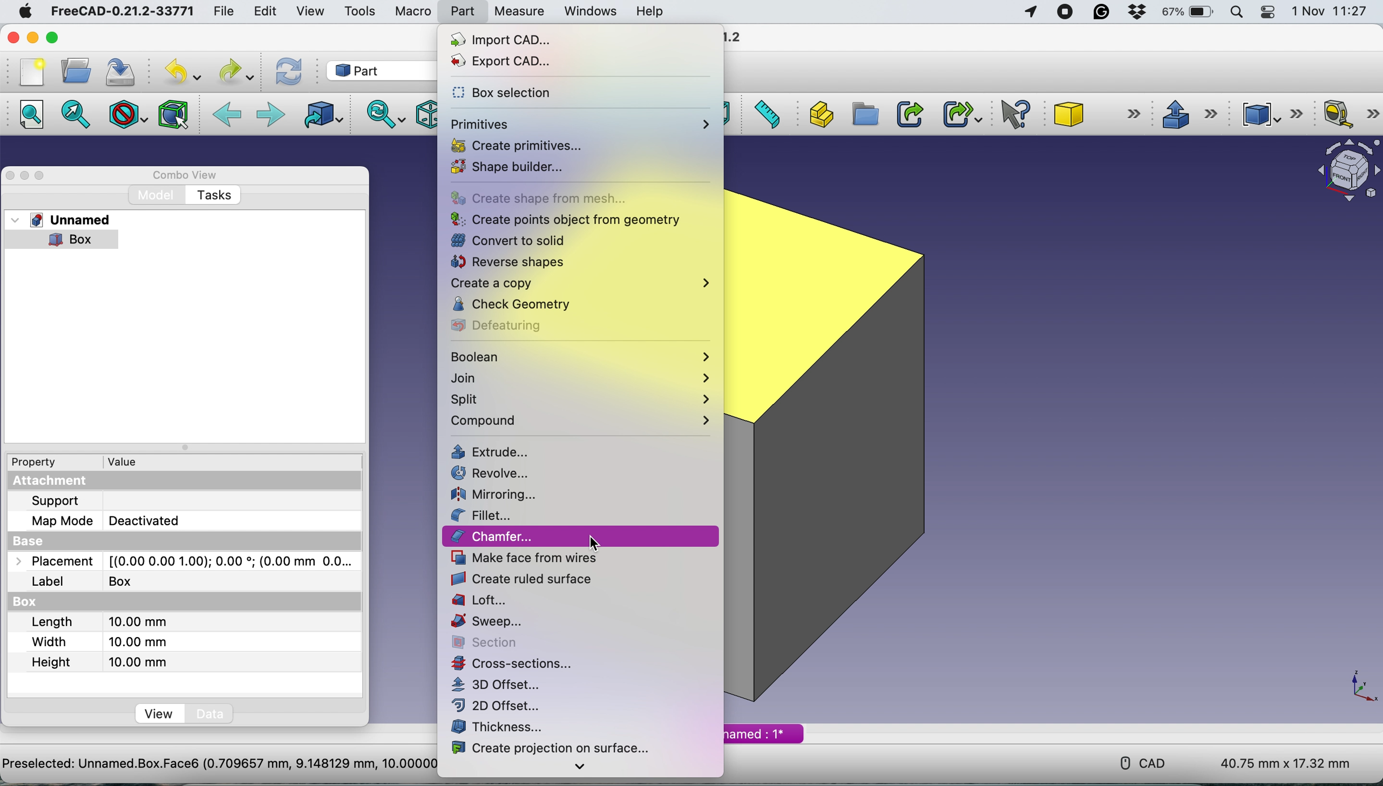  What do you see at coordinates (524, 145) in the screenshot?
I see `create primitives` at bounding box center [524, 145].